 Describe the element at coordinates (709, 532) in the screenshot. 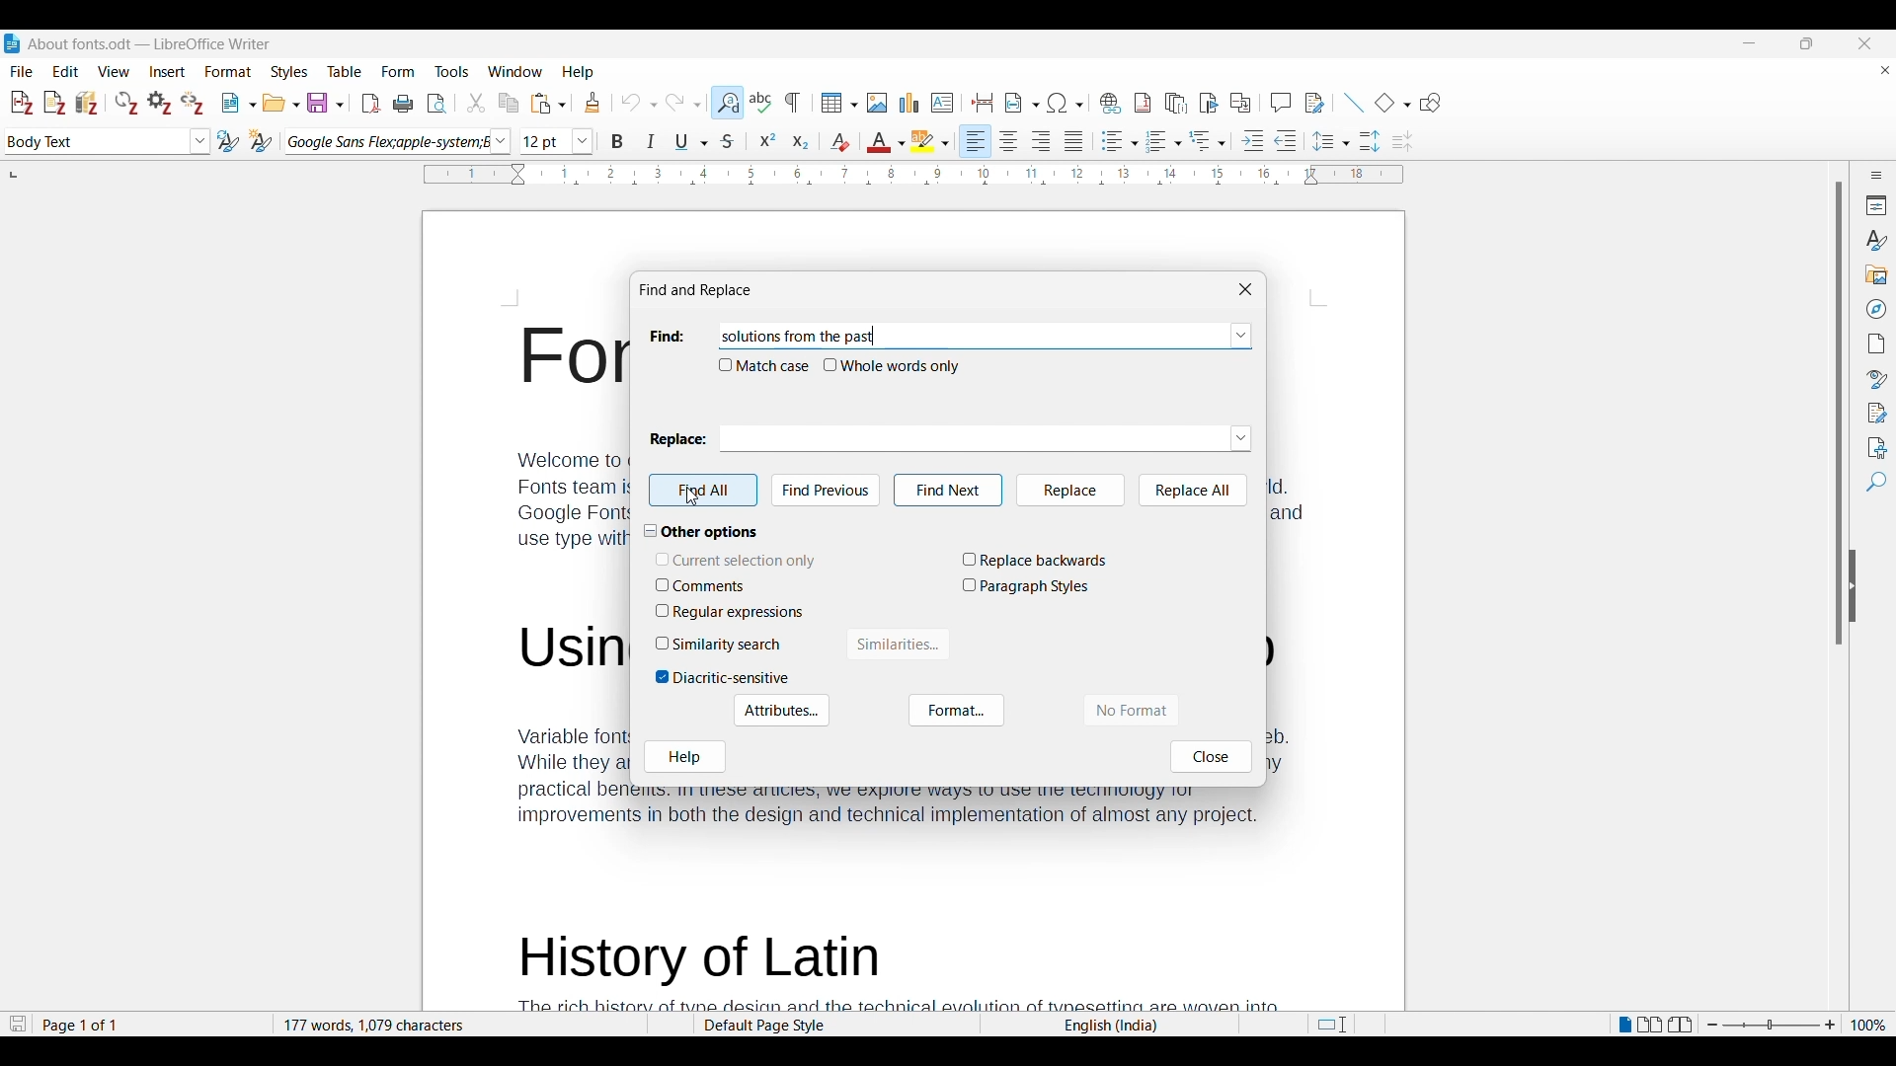

I see `Collapse Other options section` at that location.